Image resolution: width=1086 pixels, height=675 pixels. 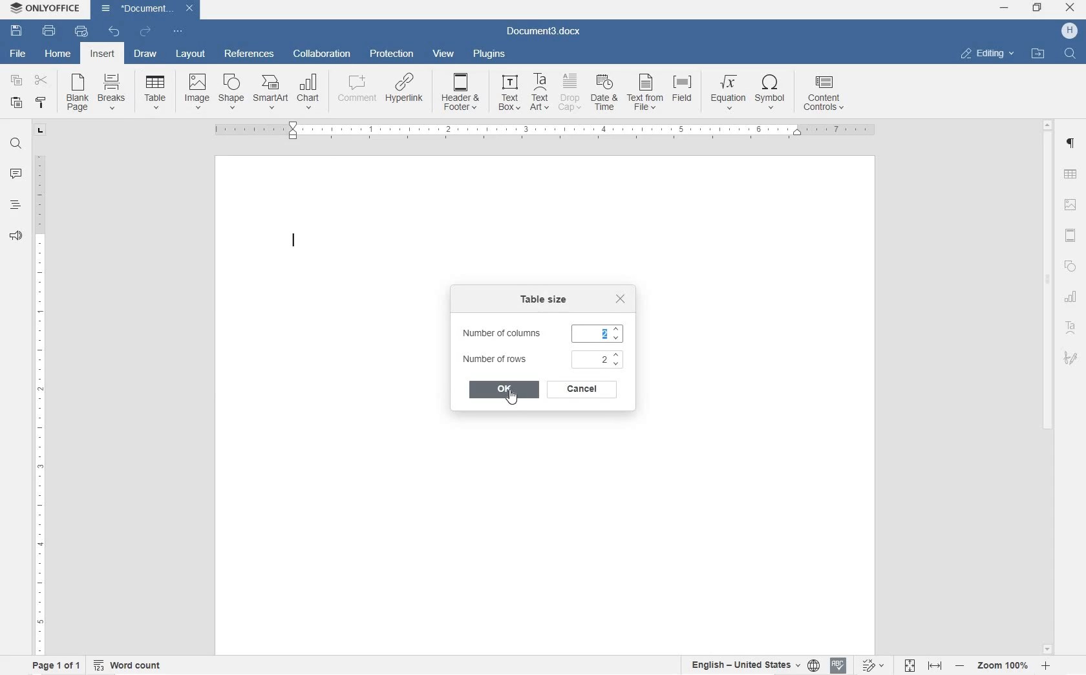 I want to click on FILE, so click(x=15, y=54).